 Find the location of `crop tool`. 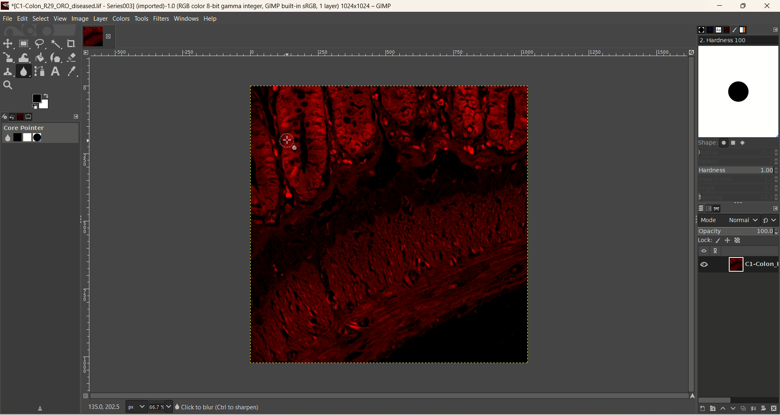

crop tool is located at coordinates (71, 43).